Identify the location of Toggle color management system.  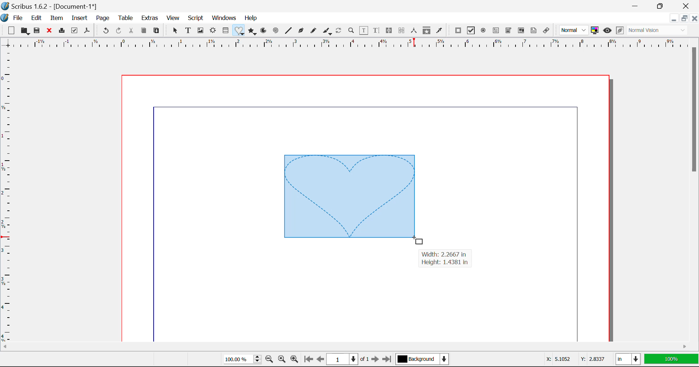
(595, 31).